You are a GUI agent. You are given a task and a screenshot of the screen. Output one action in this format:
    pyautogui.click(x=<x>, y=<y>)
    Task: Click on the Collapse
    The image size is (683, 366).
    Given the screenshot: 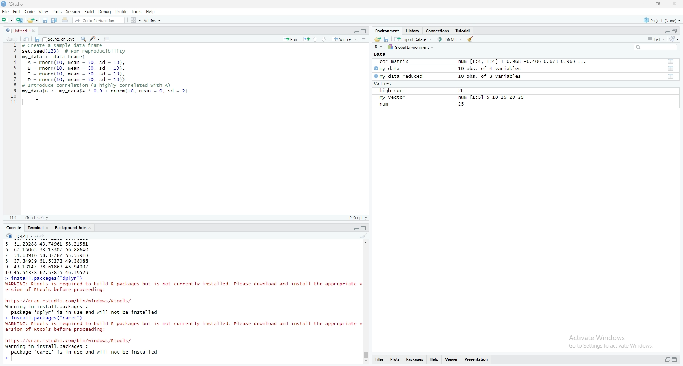 What is the action you would take?
    pyautogui.click(x=666, y=32)
    